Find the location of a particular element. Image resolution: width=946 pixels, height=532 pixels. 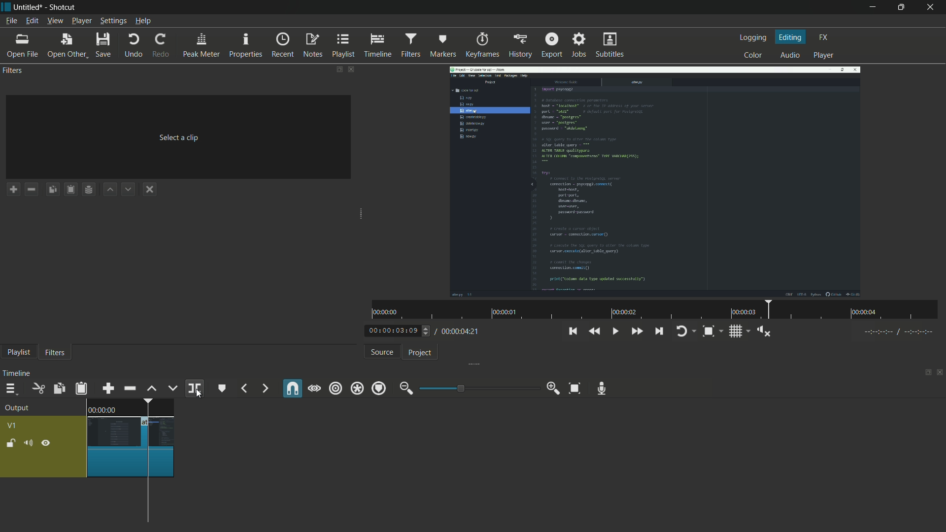

current time is located at coordinates (394, 330).